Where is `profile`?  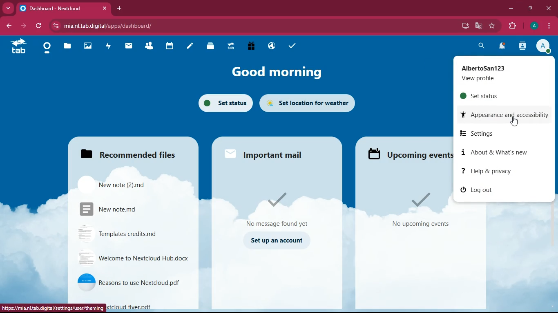
profile is located at coordinates (500, 74).